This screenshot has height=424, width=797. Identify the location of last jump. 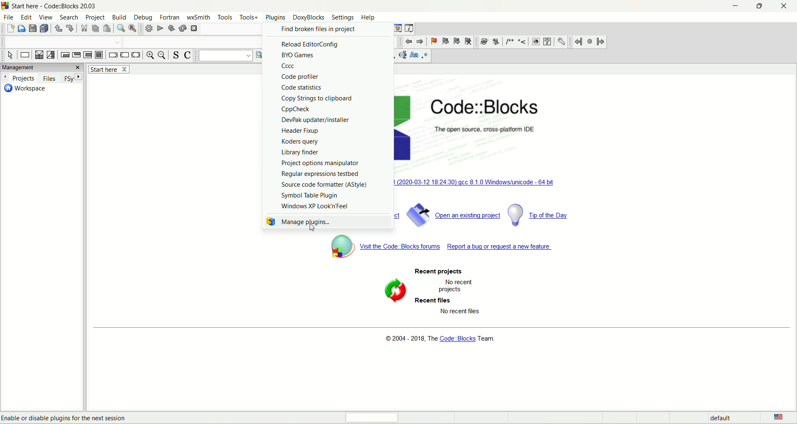
(589, 41).